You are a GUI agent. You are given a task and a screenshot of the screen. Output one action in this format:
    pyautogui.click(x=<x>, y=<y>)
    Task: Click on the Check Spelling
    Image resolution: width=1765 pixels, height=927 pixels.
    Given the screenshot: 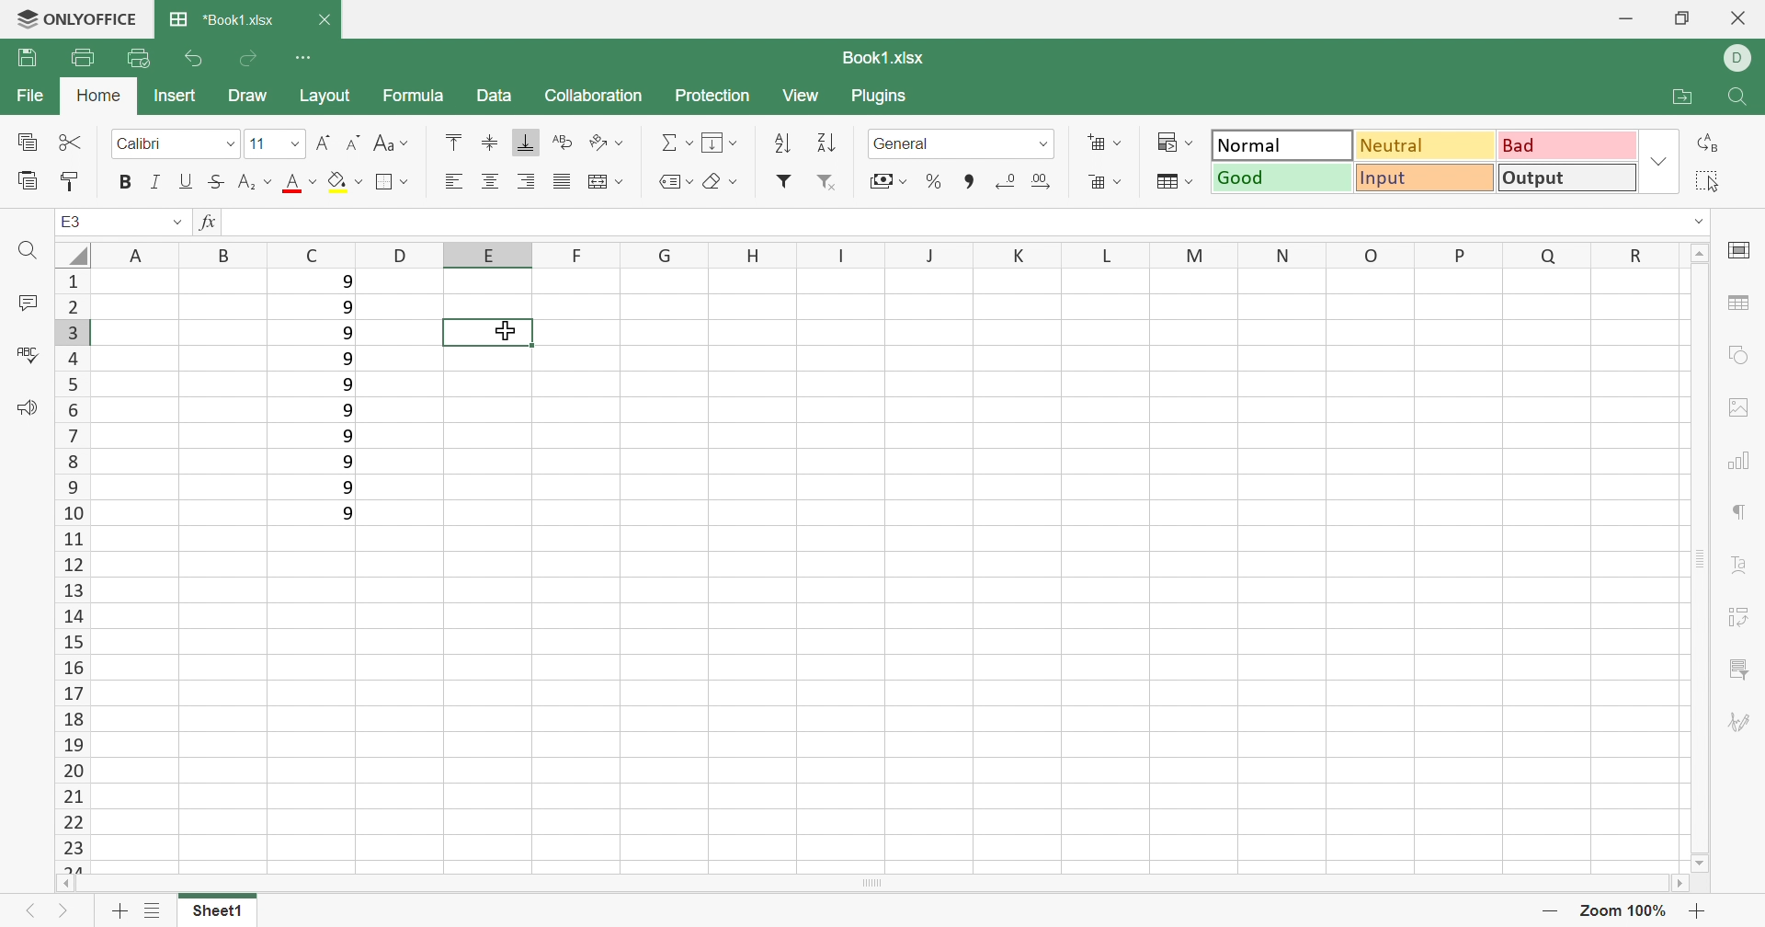 What is the action you would take?
    pyautogui.click(x=26, y=351)
    